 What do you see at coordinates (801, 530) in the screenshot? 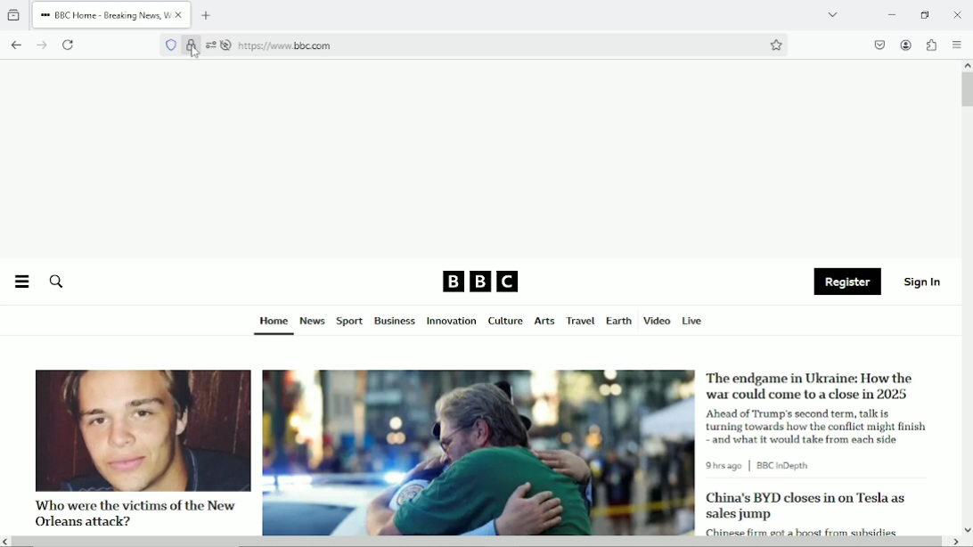
I see `Chinese firm got a boost from subsides` at bounding box center [801, 530].